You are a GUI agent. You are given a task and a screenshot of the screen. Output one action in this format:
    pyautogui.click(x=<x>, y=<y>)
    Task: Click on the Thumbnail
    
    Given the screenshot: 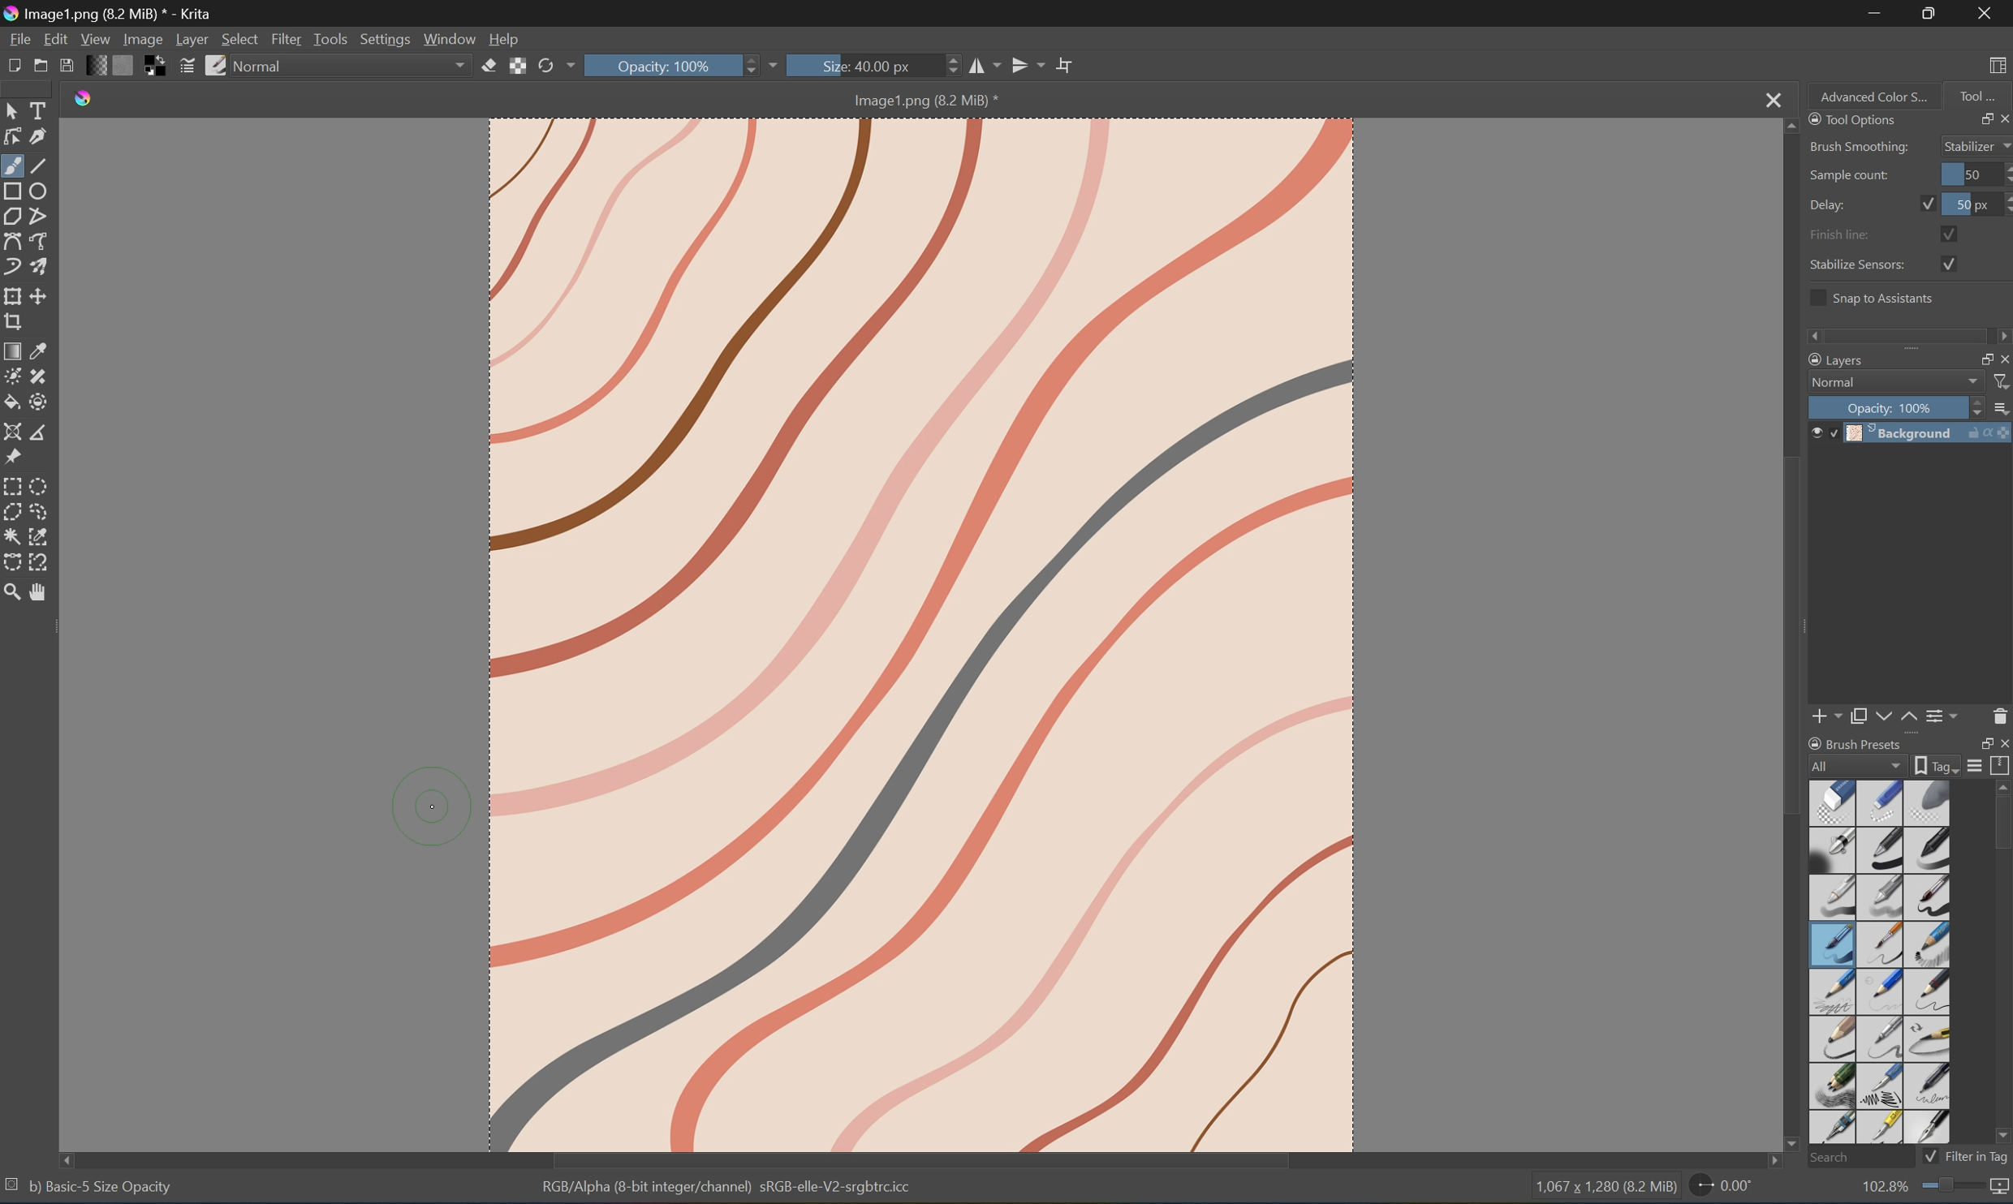 What is the action you would take?
    pyautogui.click(x=2000, y=406)
    